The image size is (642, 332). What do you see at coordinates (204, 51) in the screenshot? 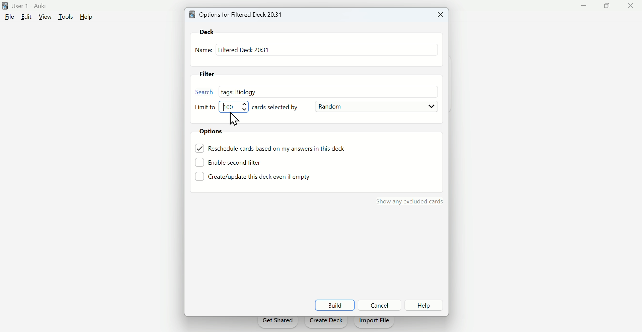
I see `Name:` at bounding box center [204, 51].